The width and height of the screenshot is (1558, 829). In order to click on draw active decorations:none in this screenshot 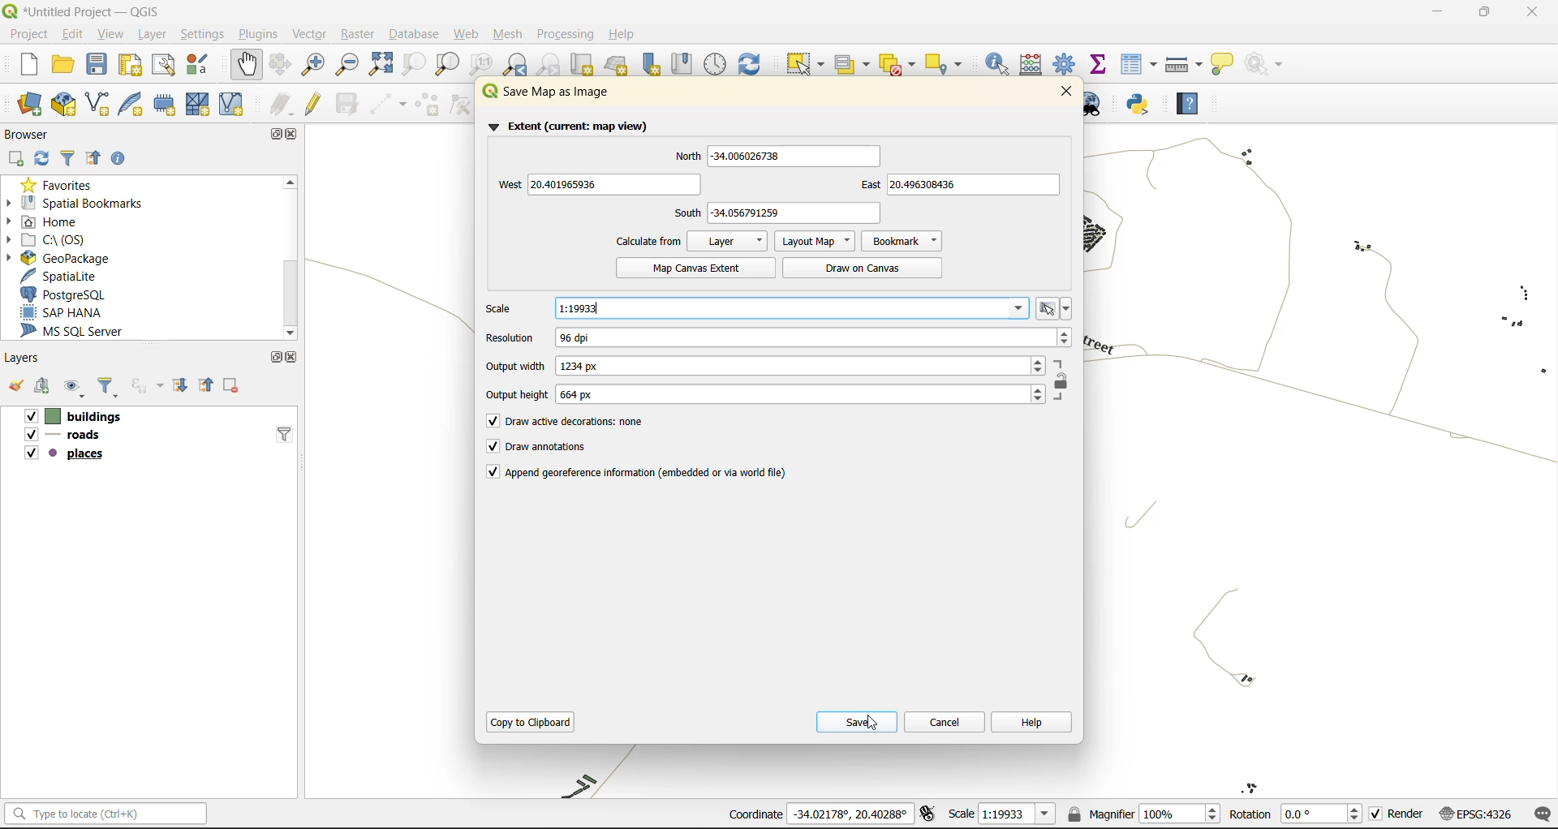, I will do `click(584, 423)`.